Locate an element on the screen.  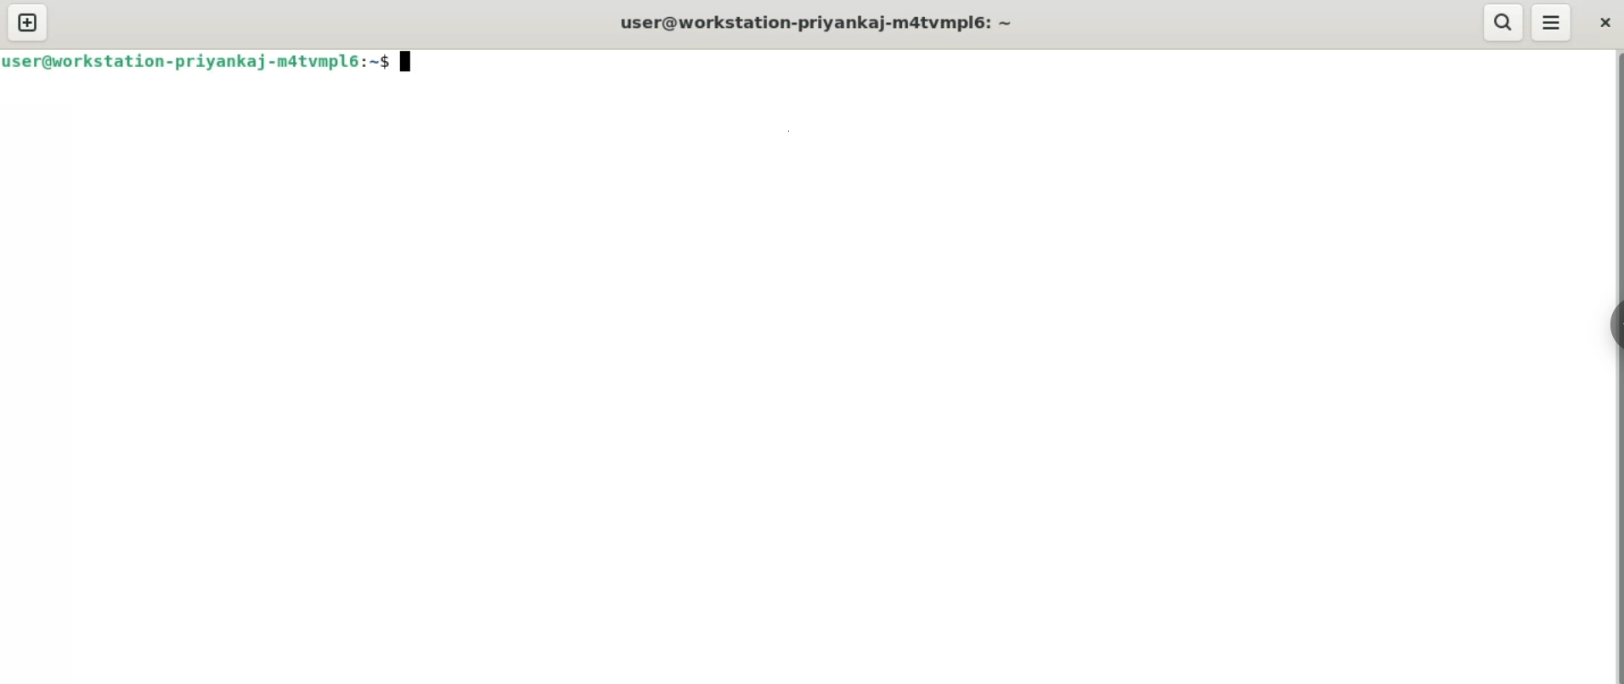
close is located at coordinates (1604, 24).